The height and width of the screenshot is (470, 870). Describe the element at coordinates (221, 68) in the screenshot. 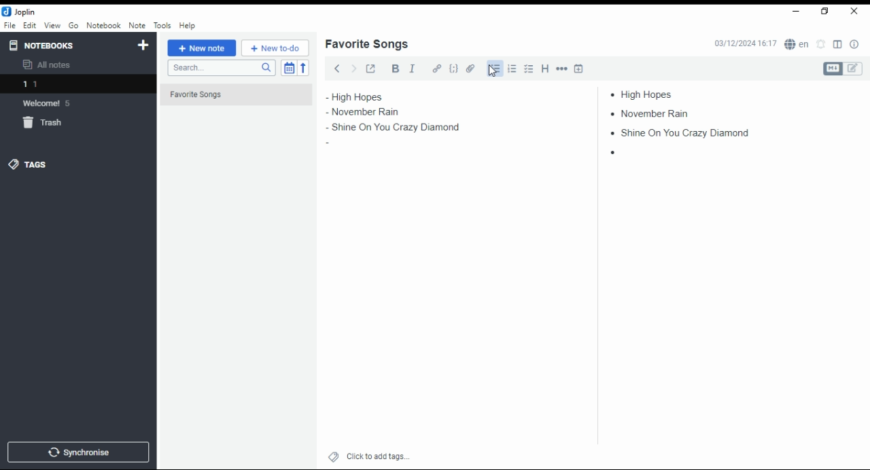

I see `search` at that location.